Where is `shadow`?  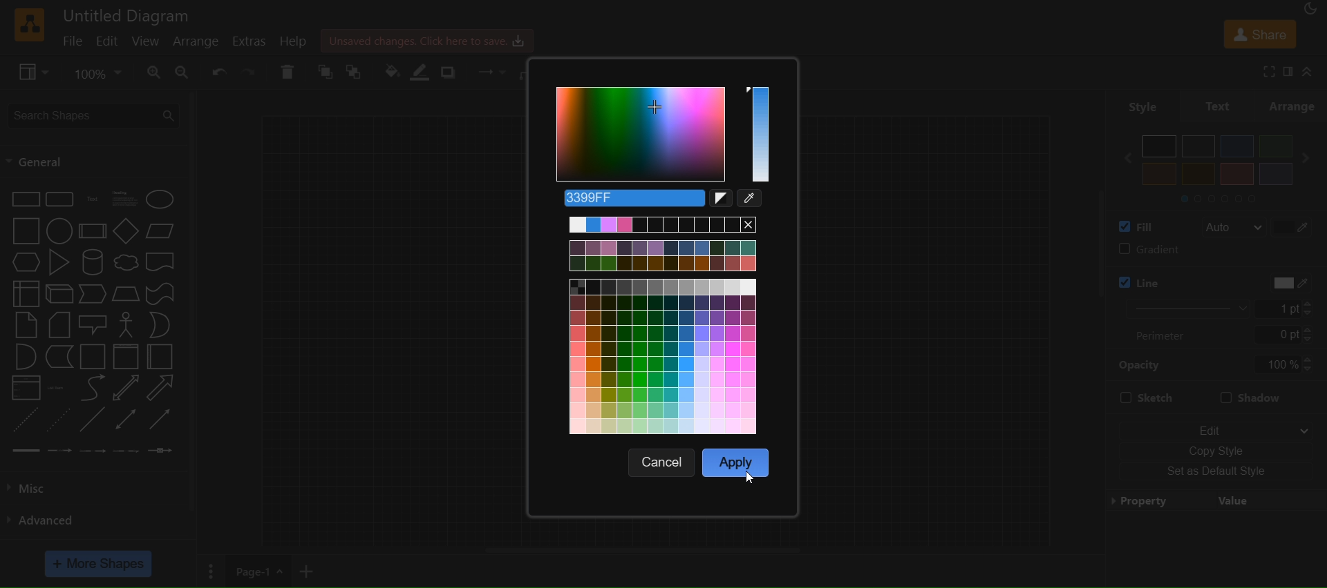 shadow is located at coordinates (452, 71).